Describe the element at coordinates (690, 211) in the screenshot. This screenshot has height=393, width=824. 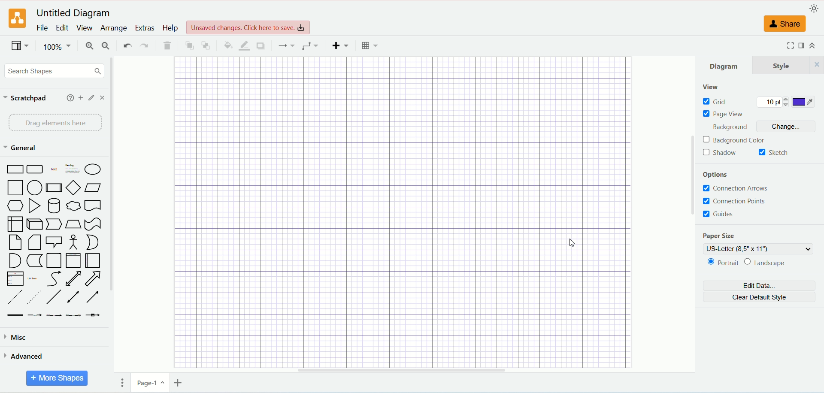
I see `Vertical Scroll Bar` at that location.